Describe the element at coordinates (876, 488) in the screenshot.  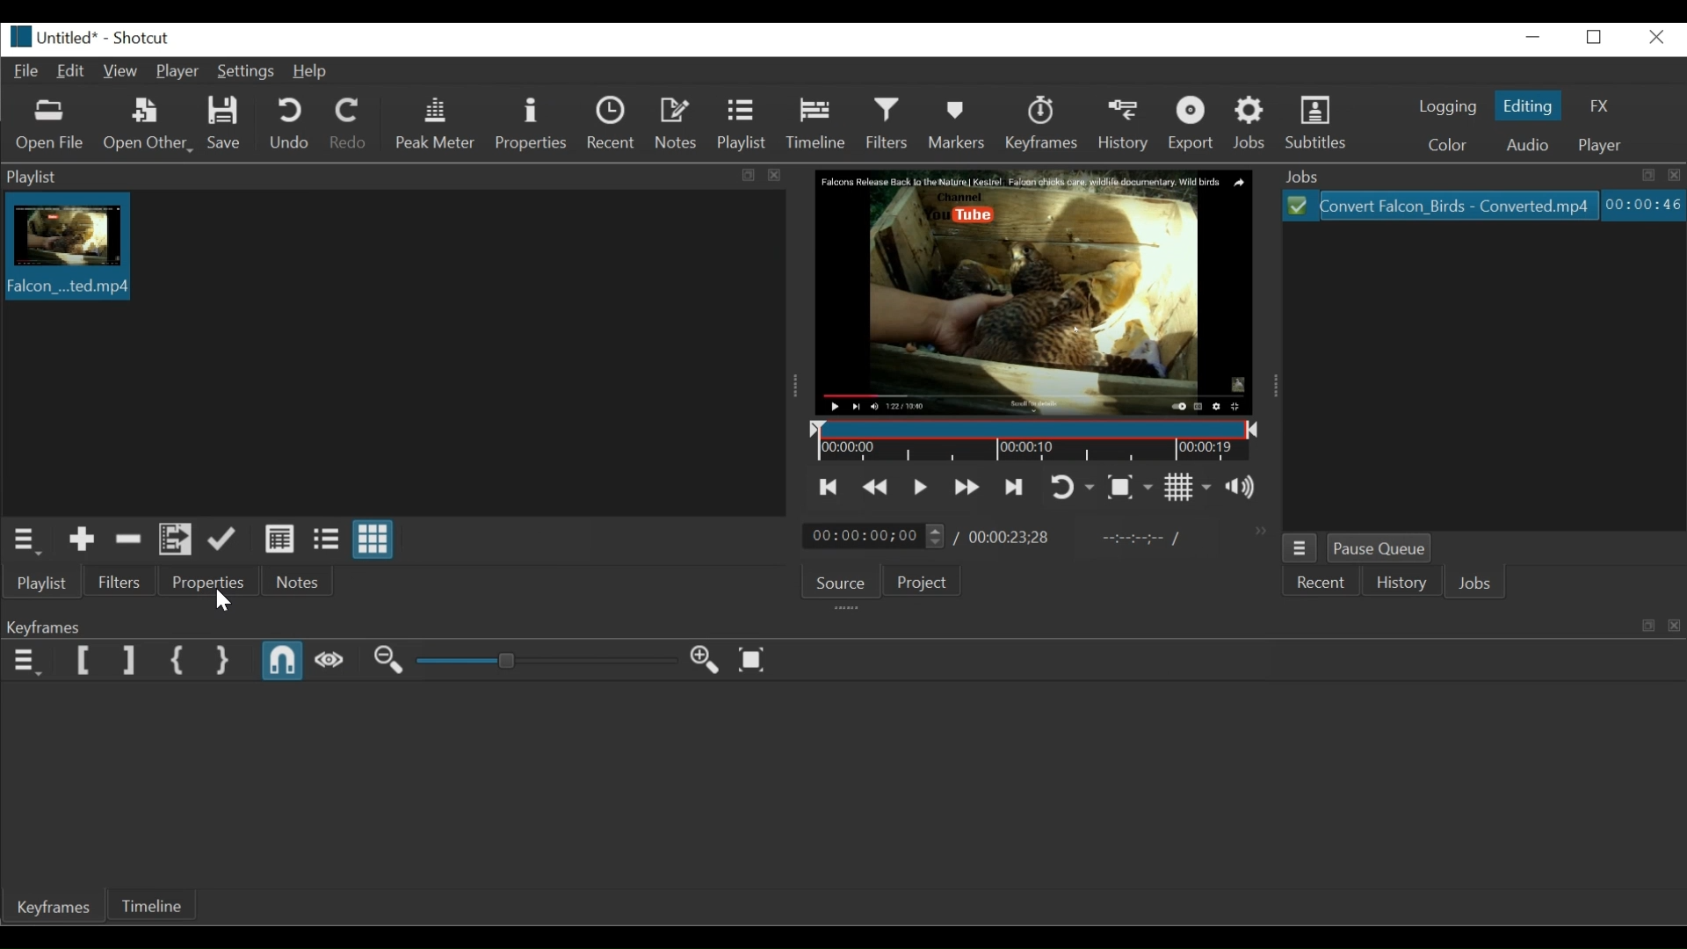
I see `Play quickly backward` at that location.